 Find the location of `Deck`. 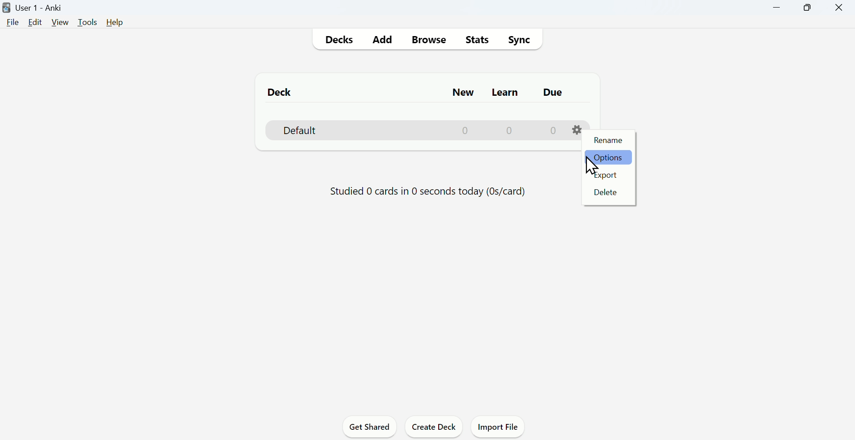

Deck is located at coordinates (423, 130).